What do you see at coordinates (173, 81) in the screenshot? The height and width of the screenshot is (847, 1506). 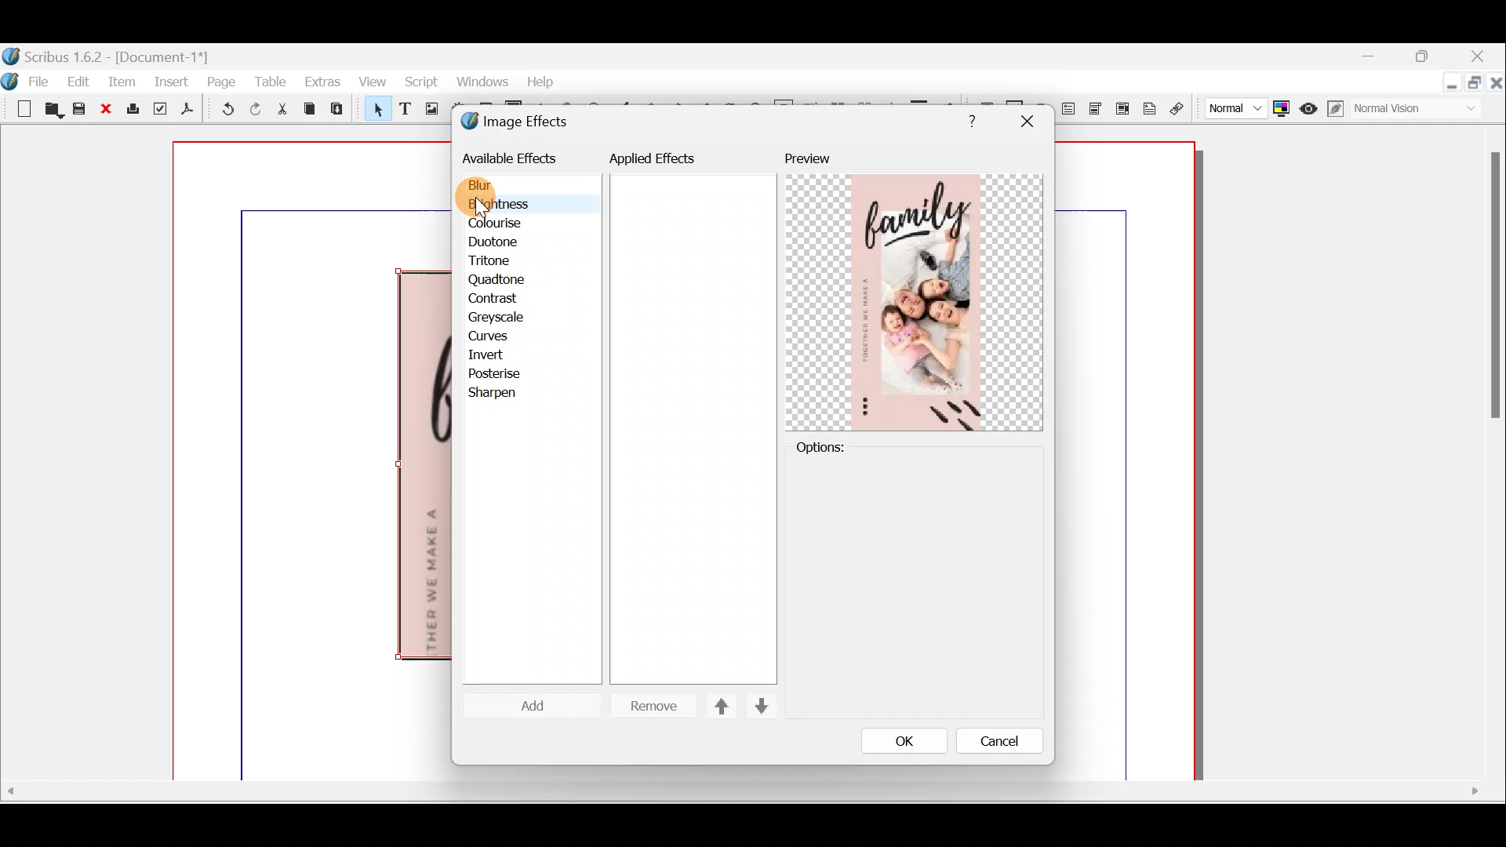 I see `Insert` at bounding box center [173, 81].